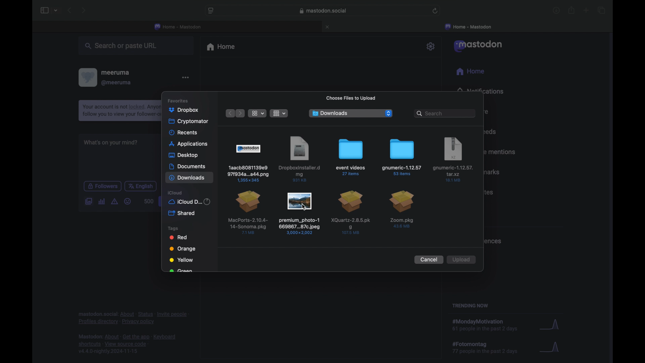 This screenshot has height=363, width=645. What do you see at coordinates (178, 26) in the screenshot?
I see `home - mastodon` at bounding box center [178, 26].